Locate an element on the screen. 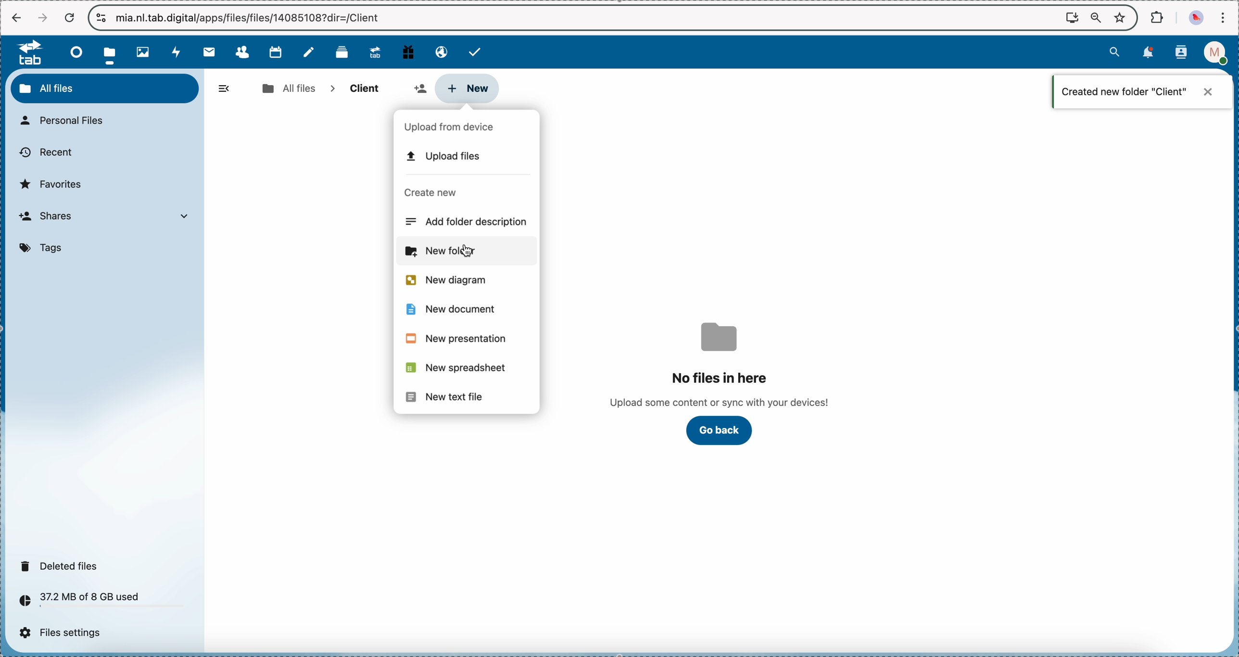  click on go back is located at coordinates (720, 430).